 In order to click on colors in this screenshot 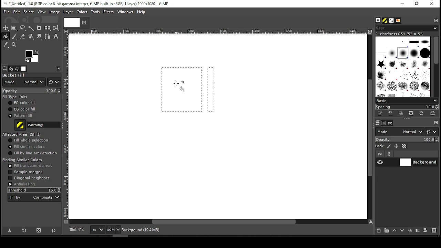, I will do `click(32, 56)`.